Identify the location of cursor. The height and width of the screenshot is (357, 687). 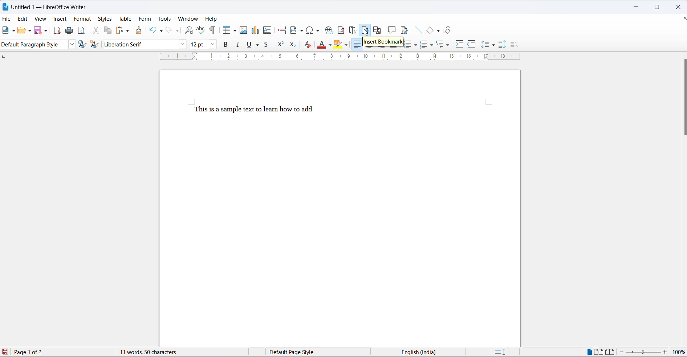
(254, 110).